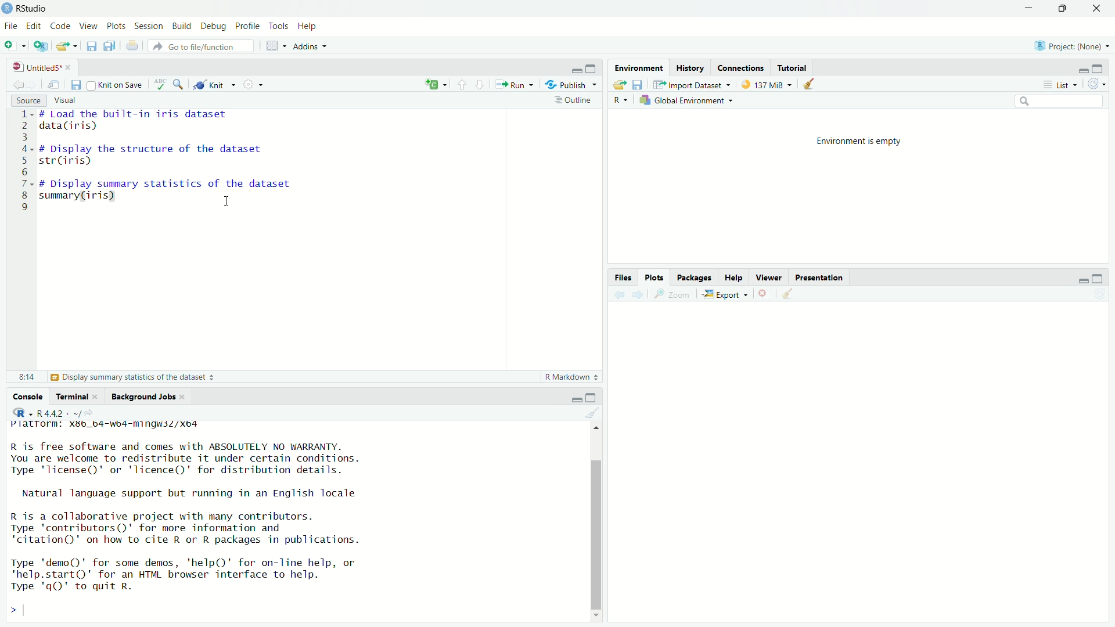  I want to click on R, so click(621, 100).